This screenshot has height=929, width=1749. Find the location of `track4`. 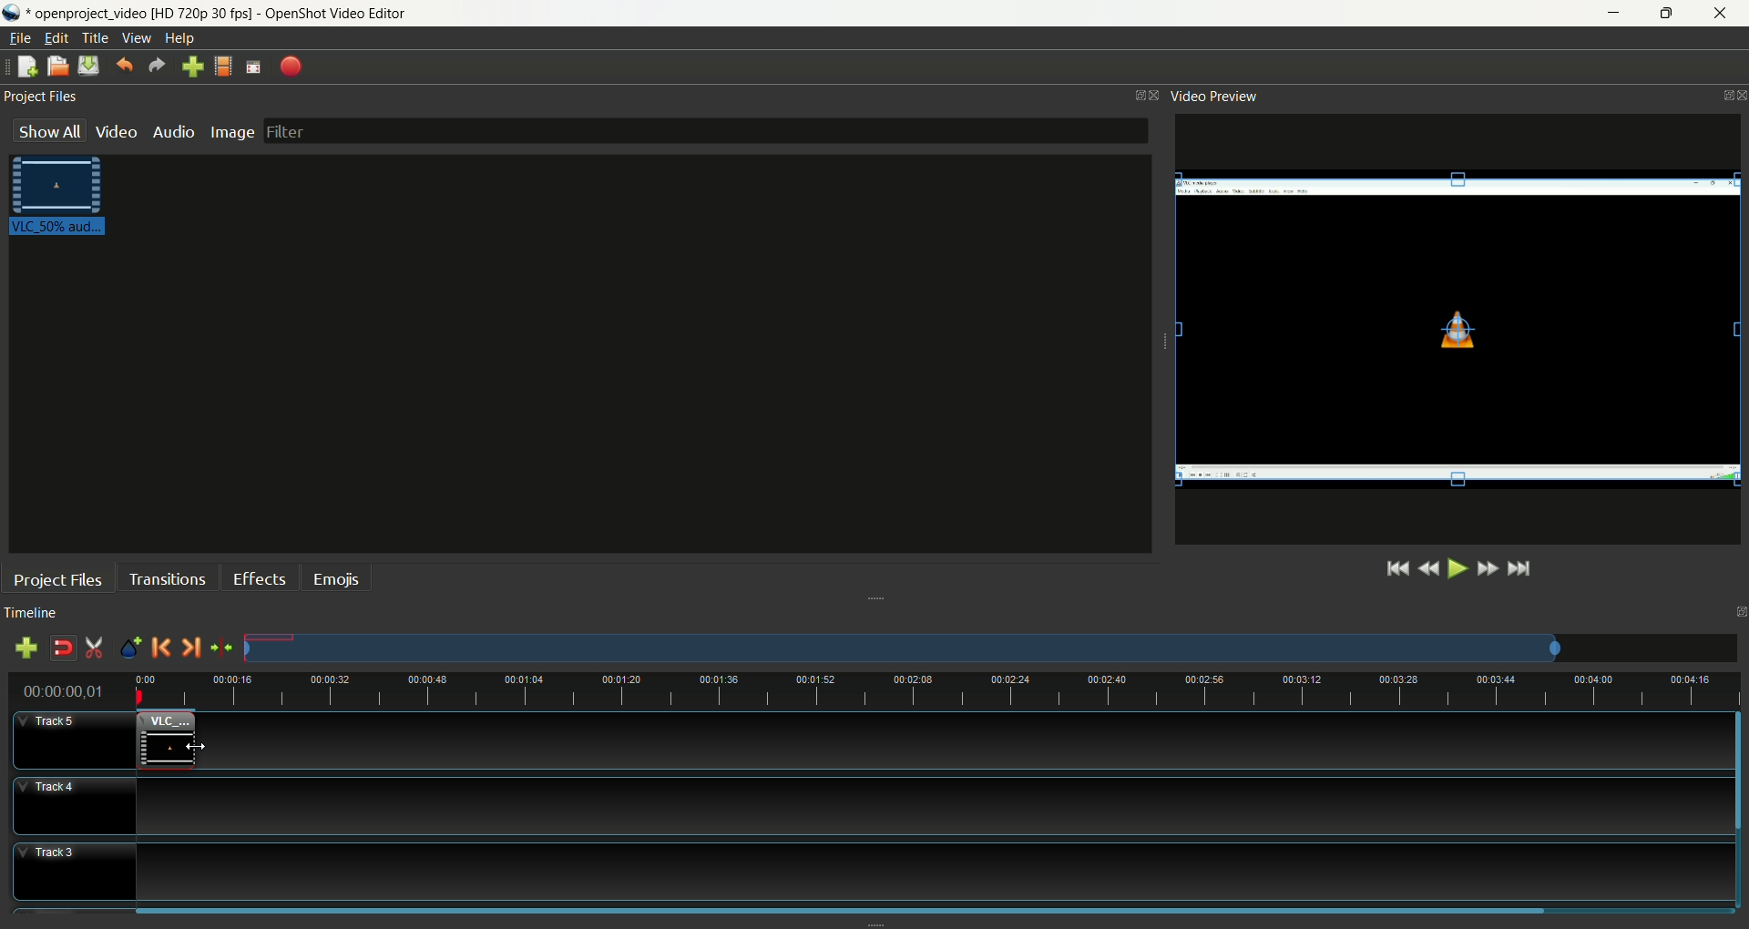

track4 is located at coordinates (77, 808).